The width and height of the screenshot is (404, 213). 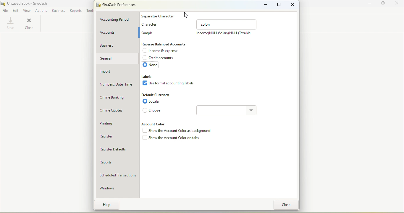 I want to click on Text box, so click(x=219, y=111).